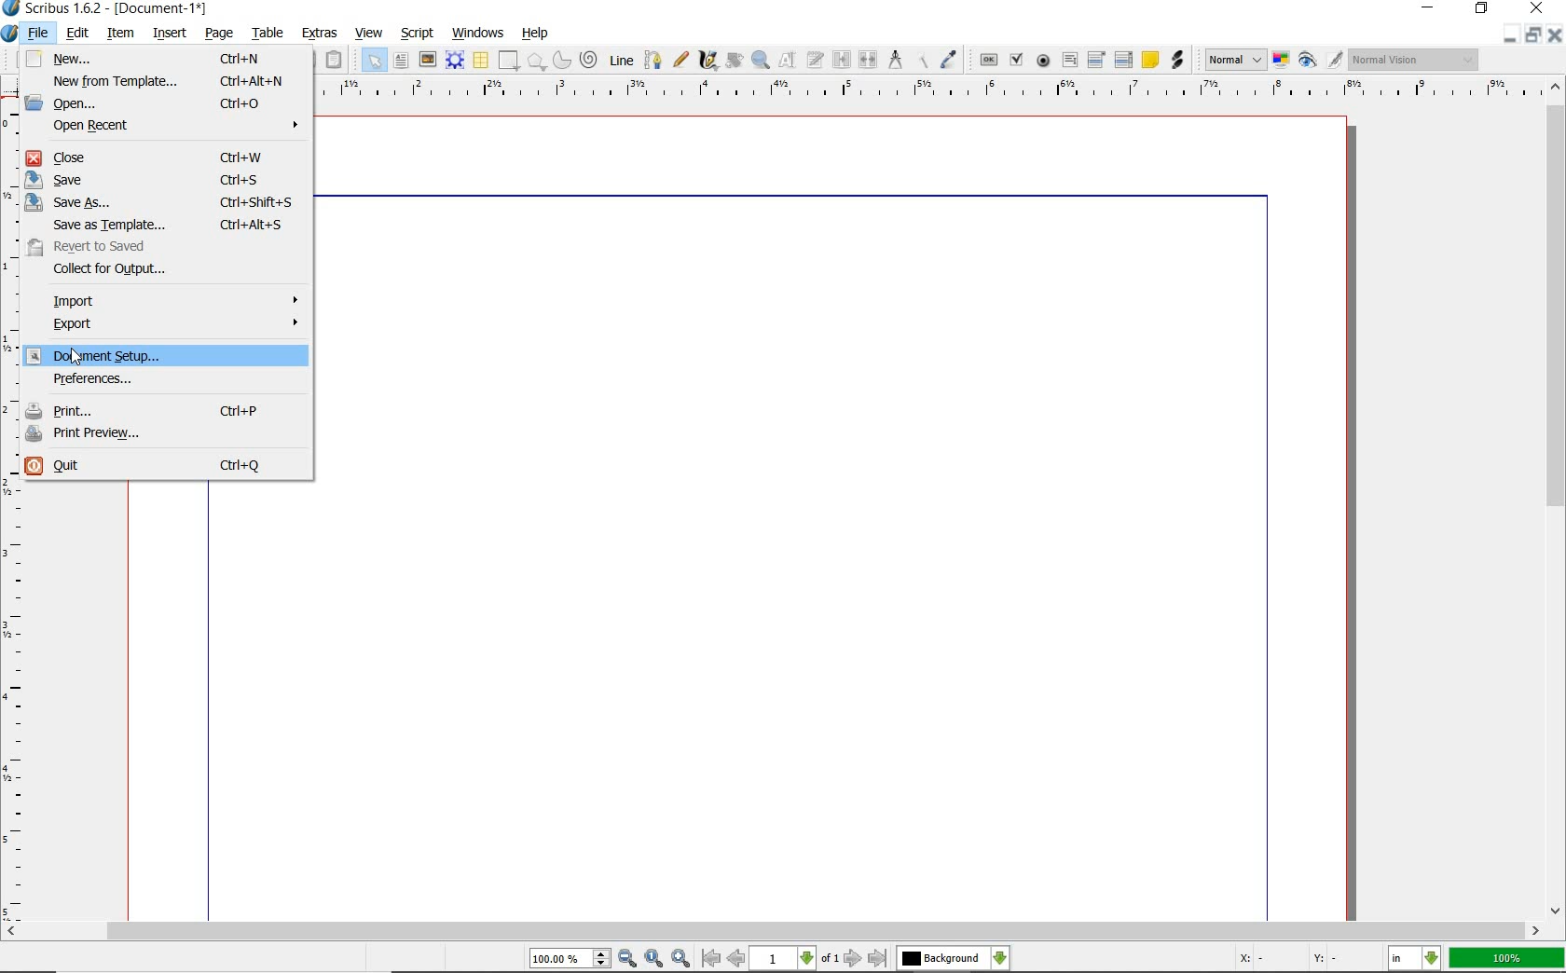 The image size is (1566, 973). What do you see at coordinates (1557, 500) in the screenshot?
I see `scrollbar` at bounding box center [1557, 500].